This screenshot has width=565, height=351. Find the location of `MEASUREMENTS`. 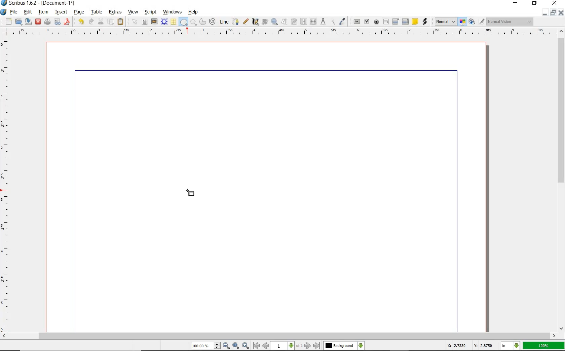

MEASUREMENTS is located at coordinates (323, 22).